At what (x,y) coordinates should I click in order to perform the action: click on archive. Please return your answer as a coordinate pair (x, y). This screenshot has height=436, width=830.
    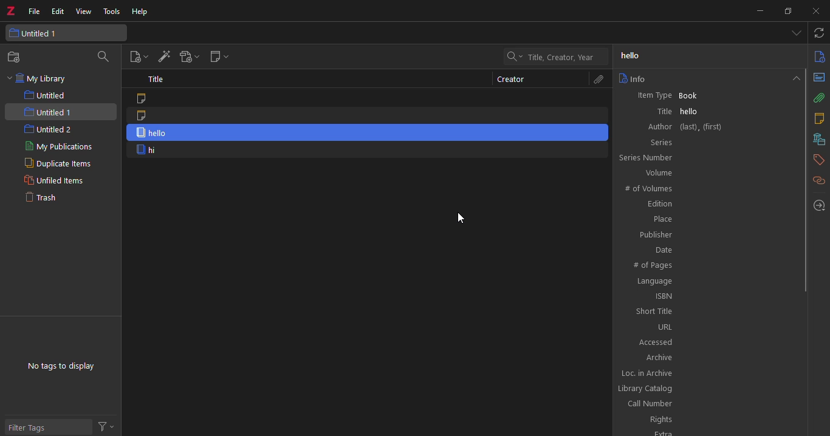
    Looking at the image, I should click on (708, 356).